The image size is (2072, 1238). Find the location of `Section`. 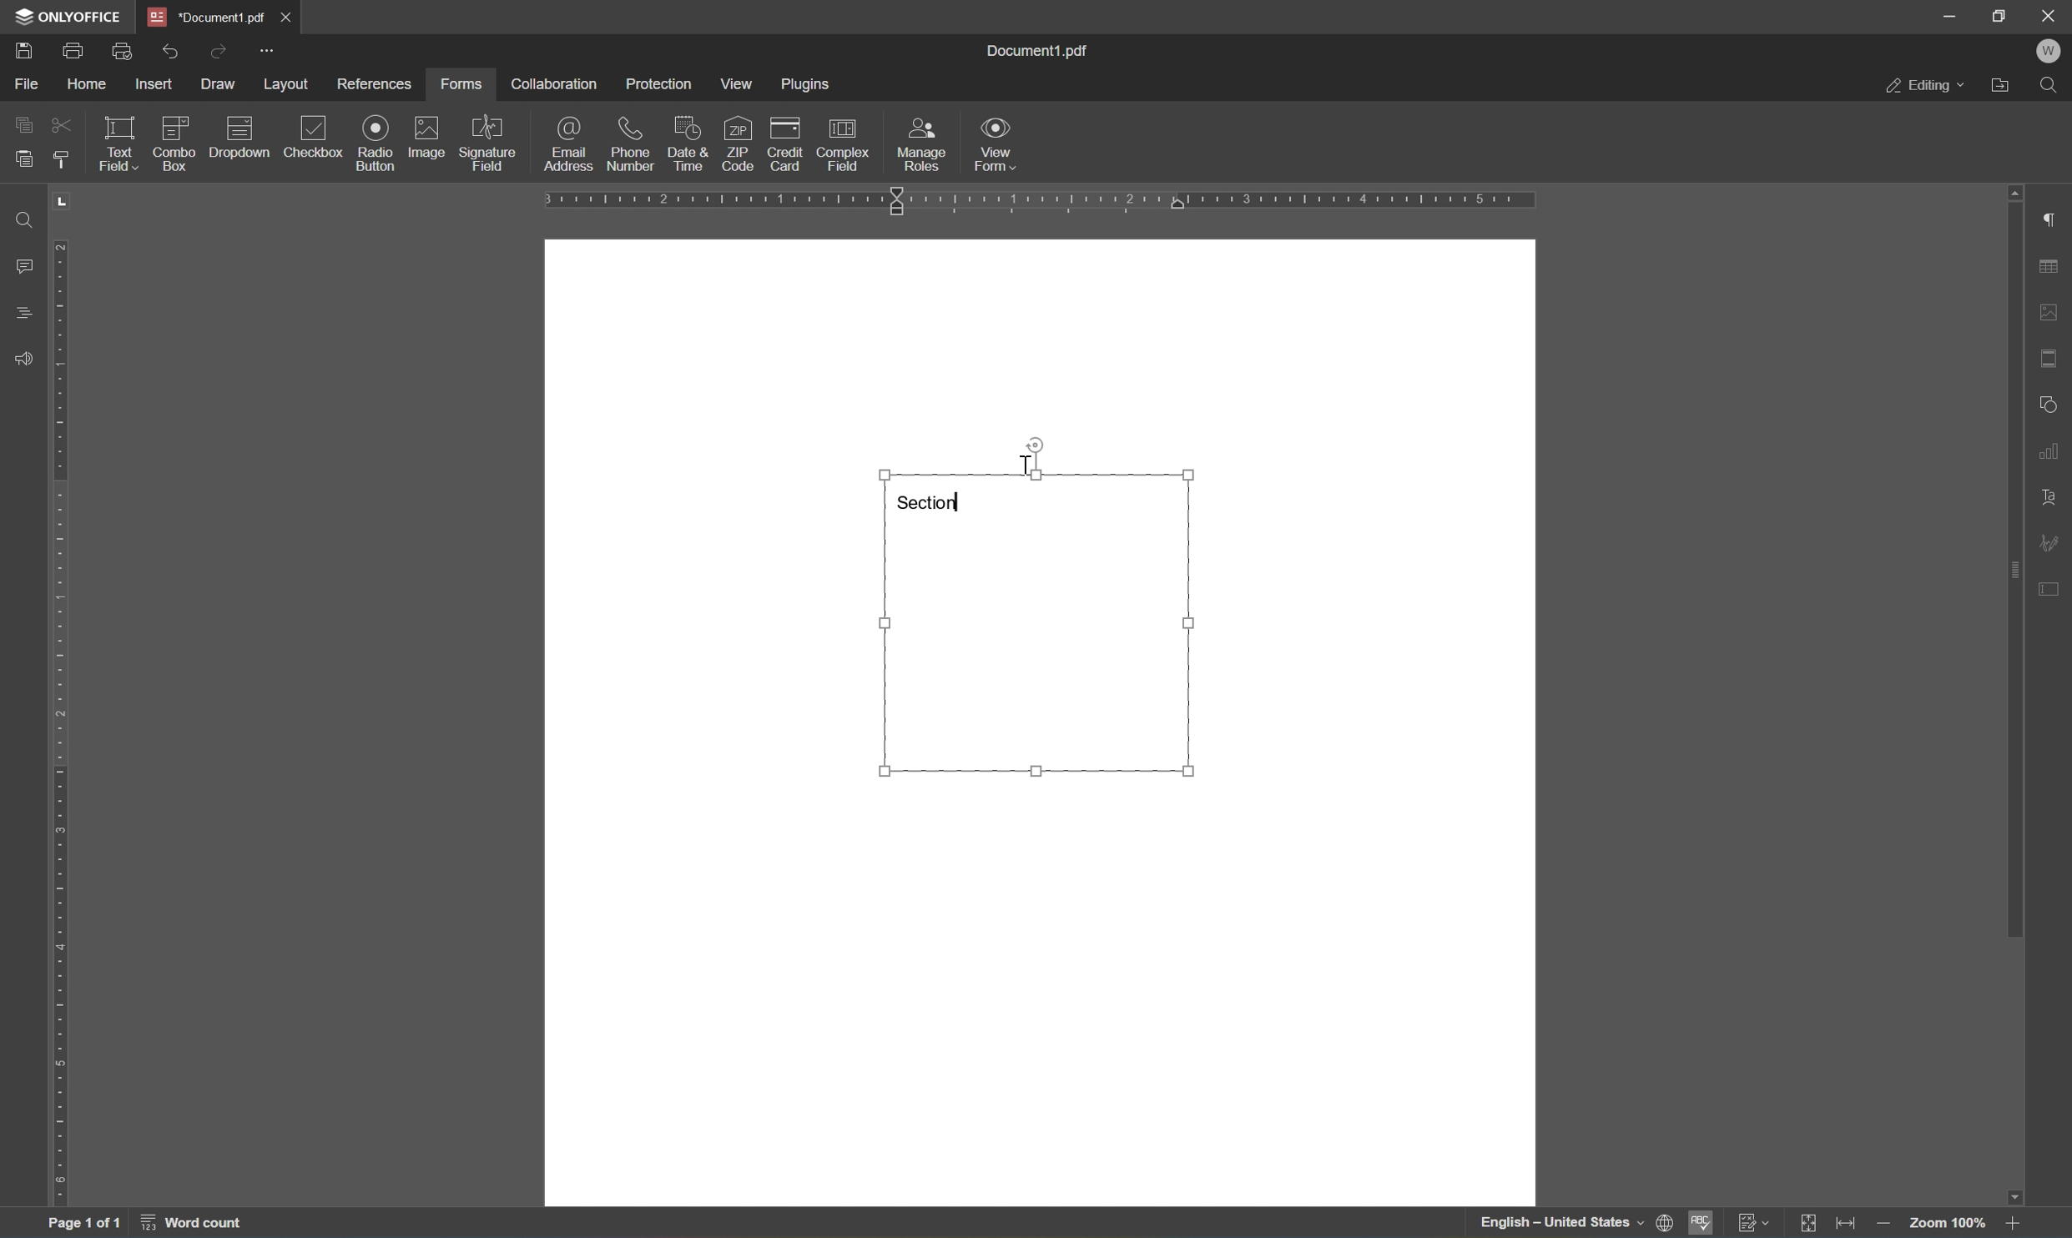

Section is located at coordinates (938, 500).